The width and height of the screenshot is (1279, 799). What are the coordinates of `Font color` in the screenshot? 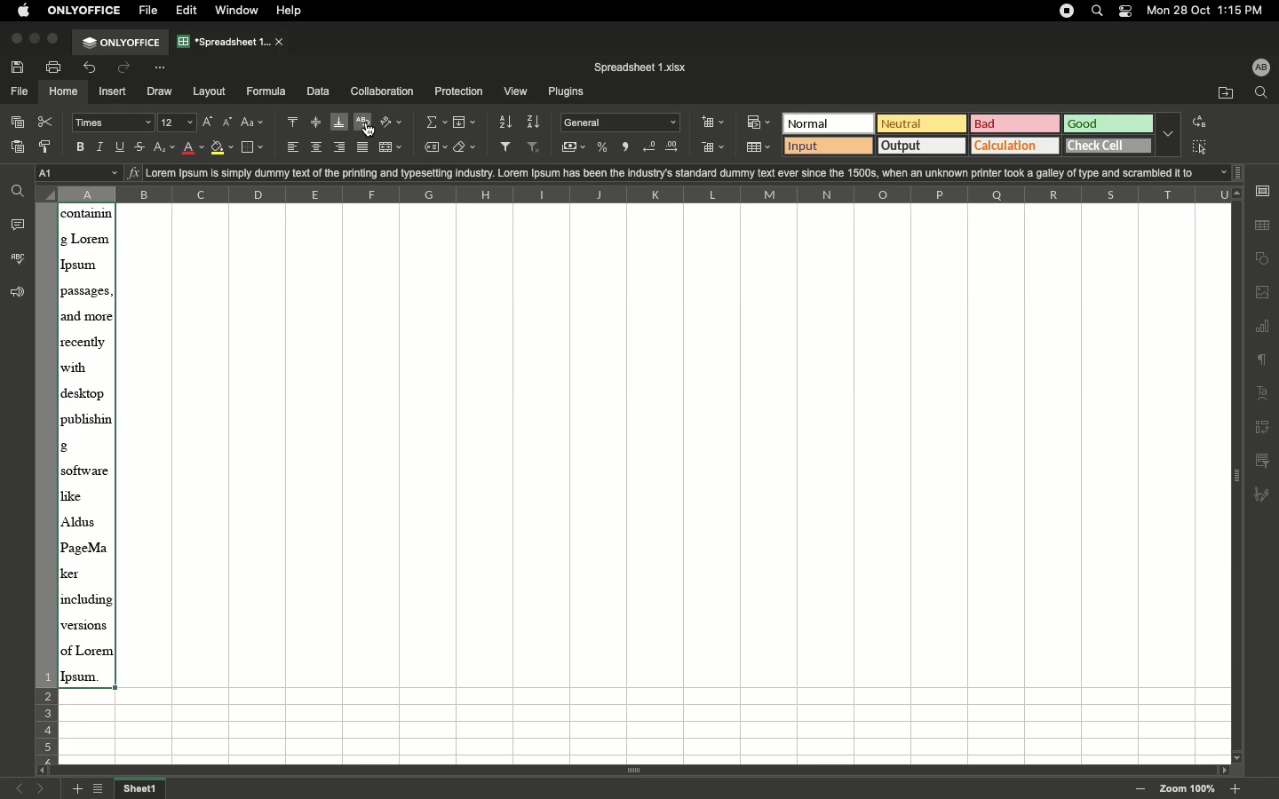 It's located at (194, 147).